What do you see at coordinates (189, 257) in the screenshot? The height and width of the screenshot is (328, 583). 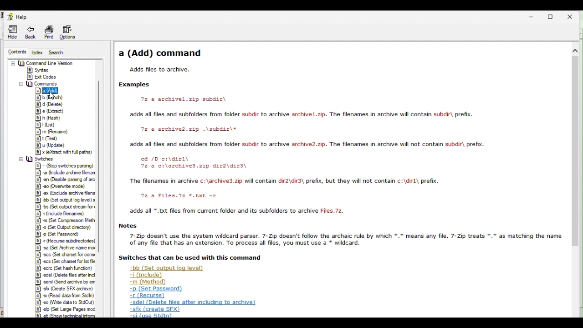 I see `text` at bounding box center [189, 257].